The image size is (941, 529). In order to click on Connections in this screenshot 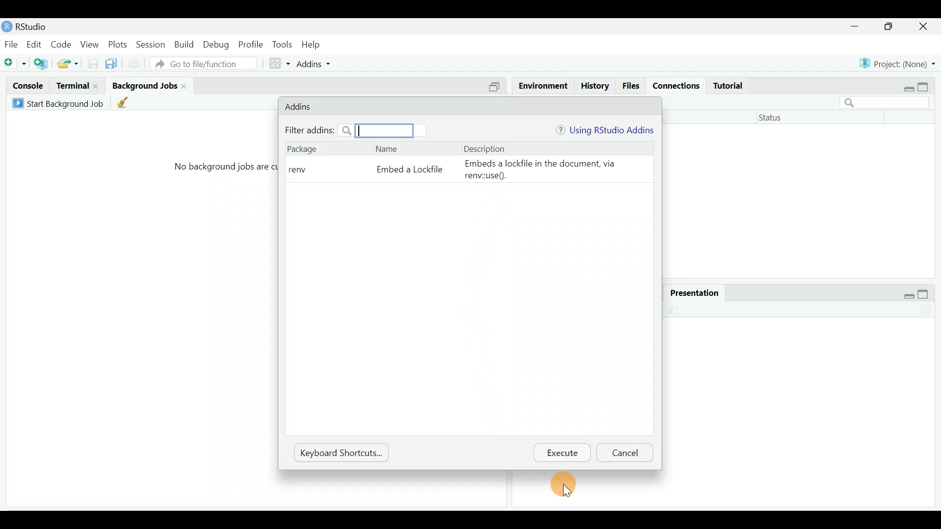, I will do `click(677, 86)`.